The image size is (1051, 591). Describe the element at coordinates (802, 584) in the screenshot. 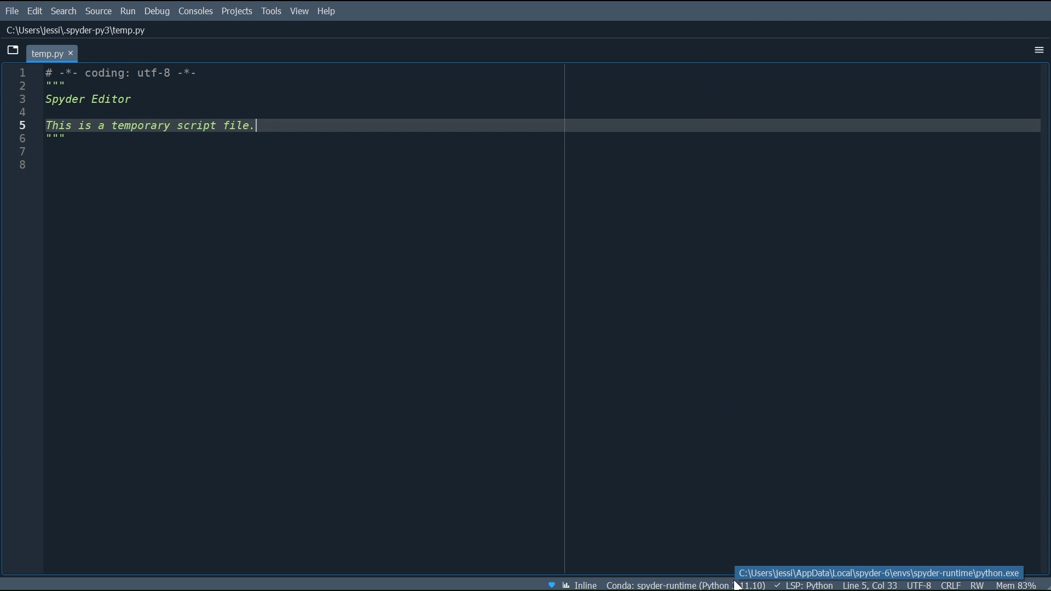

I see `LSP: PYTHON` at that location.